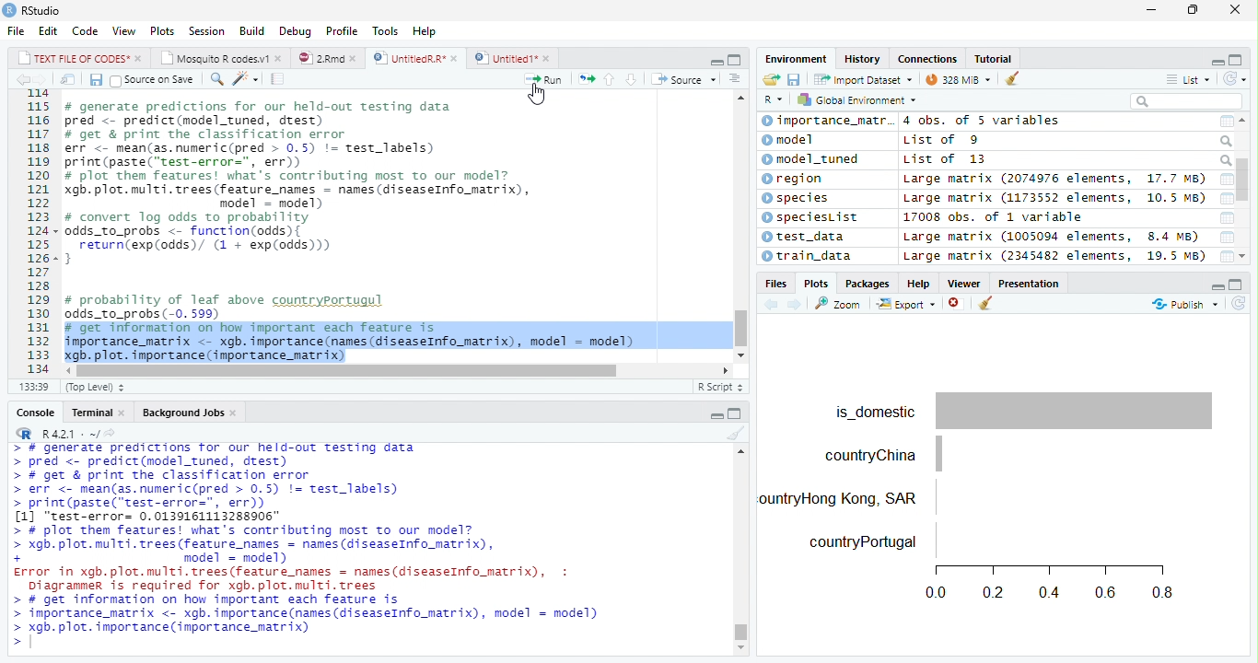  I want to click on 17008 obs. of 1 variable, so click(996, 217).